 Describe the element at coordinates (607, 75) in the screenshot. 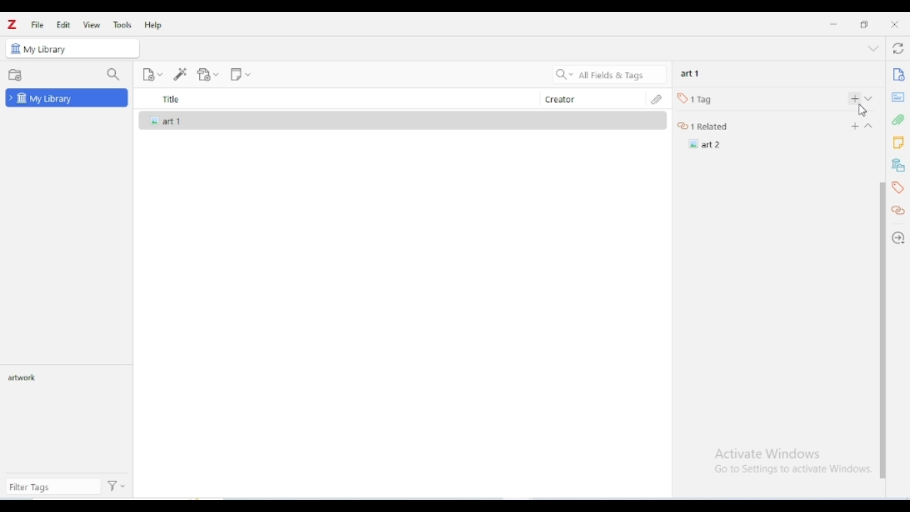

I see `search all fields & tags` at that location.